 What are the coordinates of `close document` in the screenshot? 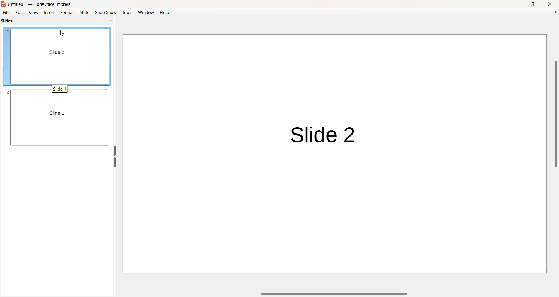 It's located at (555, 12).